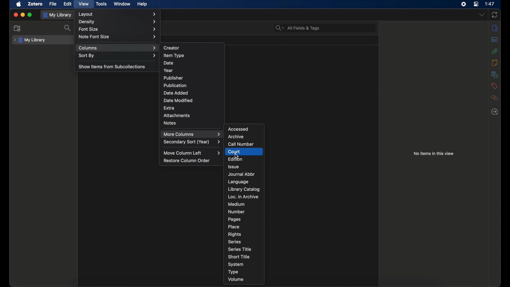 The image size is (510, 287). Describe the element at coordinates (490, 3) in the screenshot. I see `time (1:47)` at that location.